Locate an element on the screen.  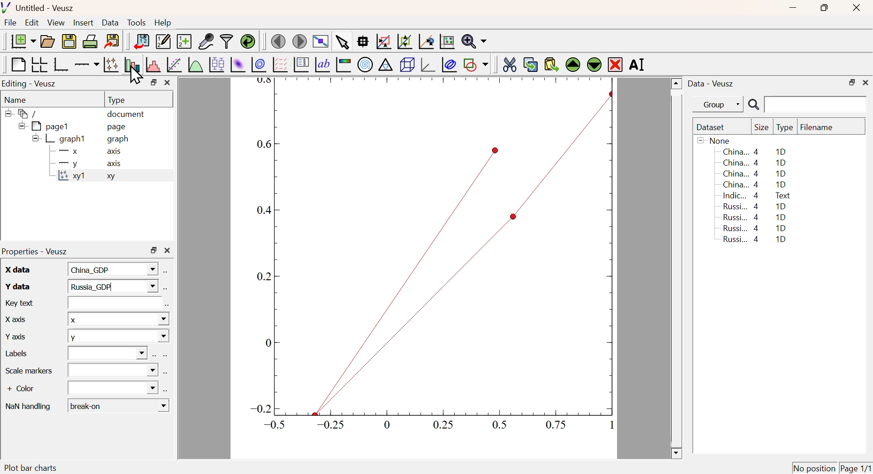
Zoom out graph axis is located at coordinates (404, 40).